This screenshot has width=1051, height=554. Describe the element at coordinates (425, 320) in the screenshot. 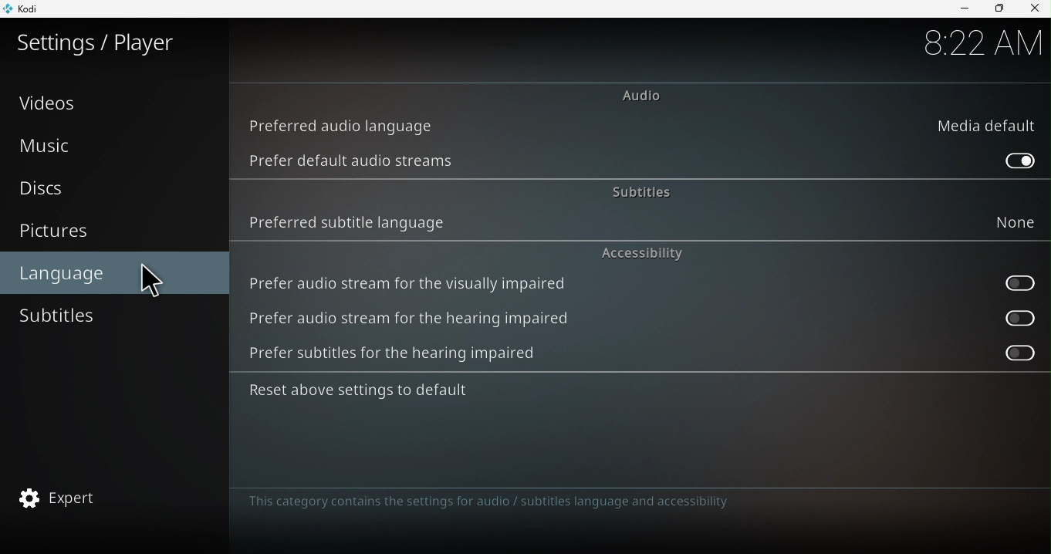

I see `Prefer audio stream for the hearing impaired` at that location.